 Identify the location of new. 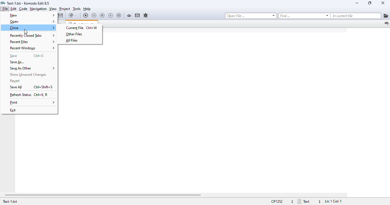
(32, 15).